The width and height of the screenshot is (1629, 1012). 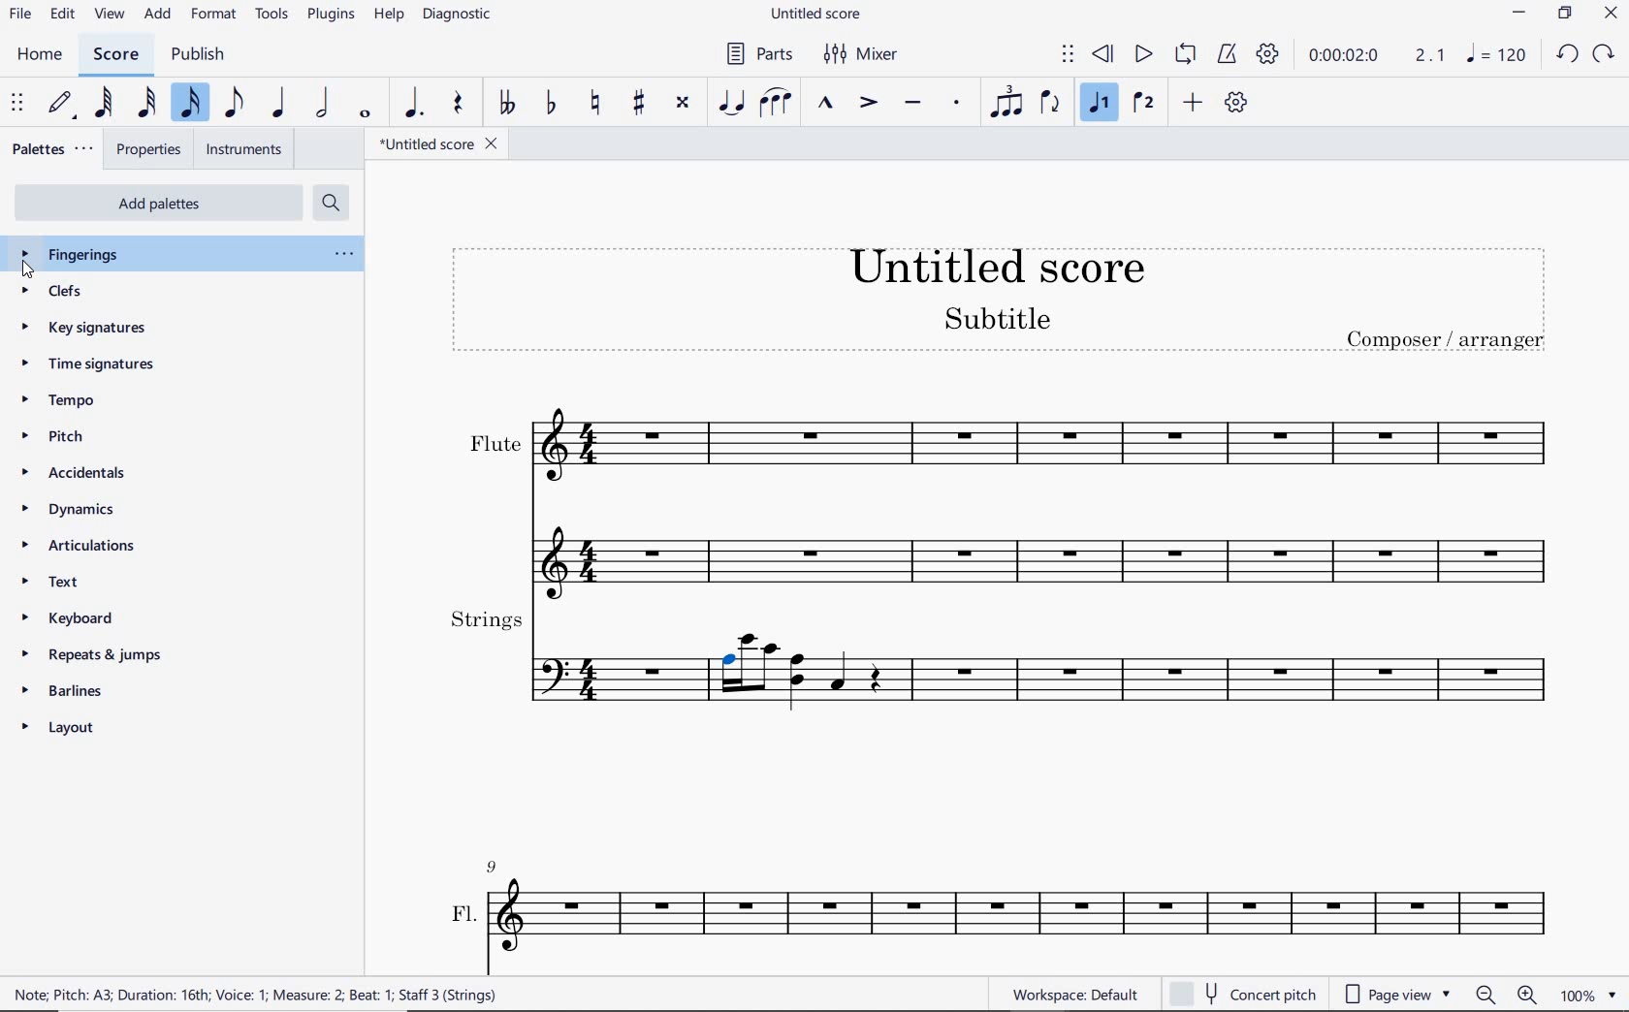 What do you see at coordinates (57, 583) in the screenshot?
I see `text` at bounding box center [57, 583].